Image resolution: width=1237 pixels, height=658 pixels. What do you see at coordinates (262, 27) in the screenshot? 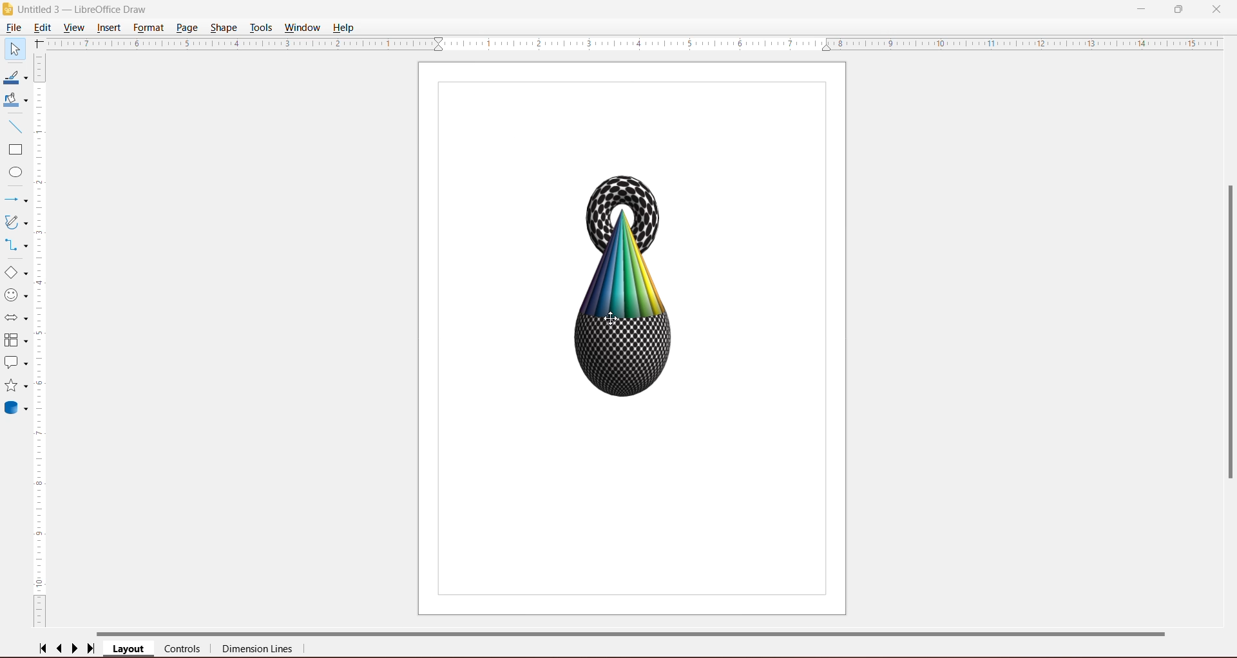
I see `Tools` at bounding box center [262, 27].